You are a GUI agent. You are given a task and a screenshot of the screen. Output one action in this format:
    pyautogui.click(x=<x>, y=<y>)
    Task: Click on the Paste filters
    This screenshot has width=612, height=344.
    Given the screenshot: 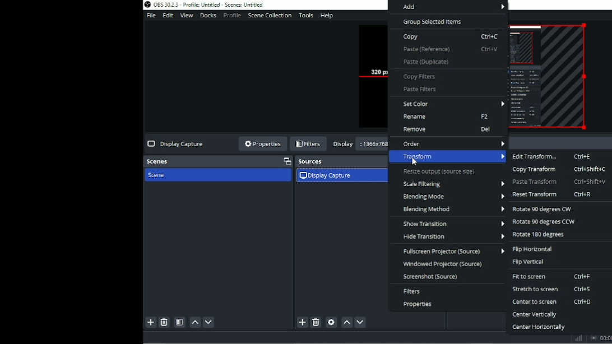 What is the action you would take?
    pyautogui.click(x=420, y=90)
    